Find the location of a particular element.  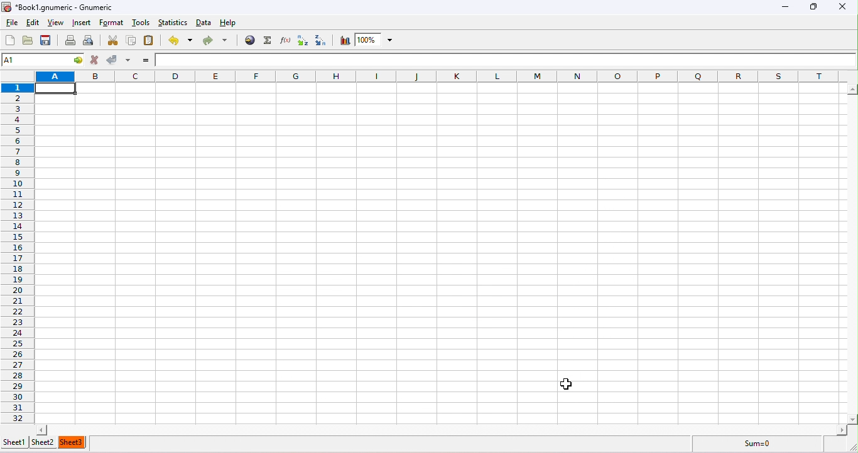

sort ascending order is located at coordinates (301, 40).